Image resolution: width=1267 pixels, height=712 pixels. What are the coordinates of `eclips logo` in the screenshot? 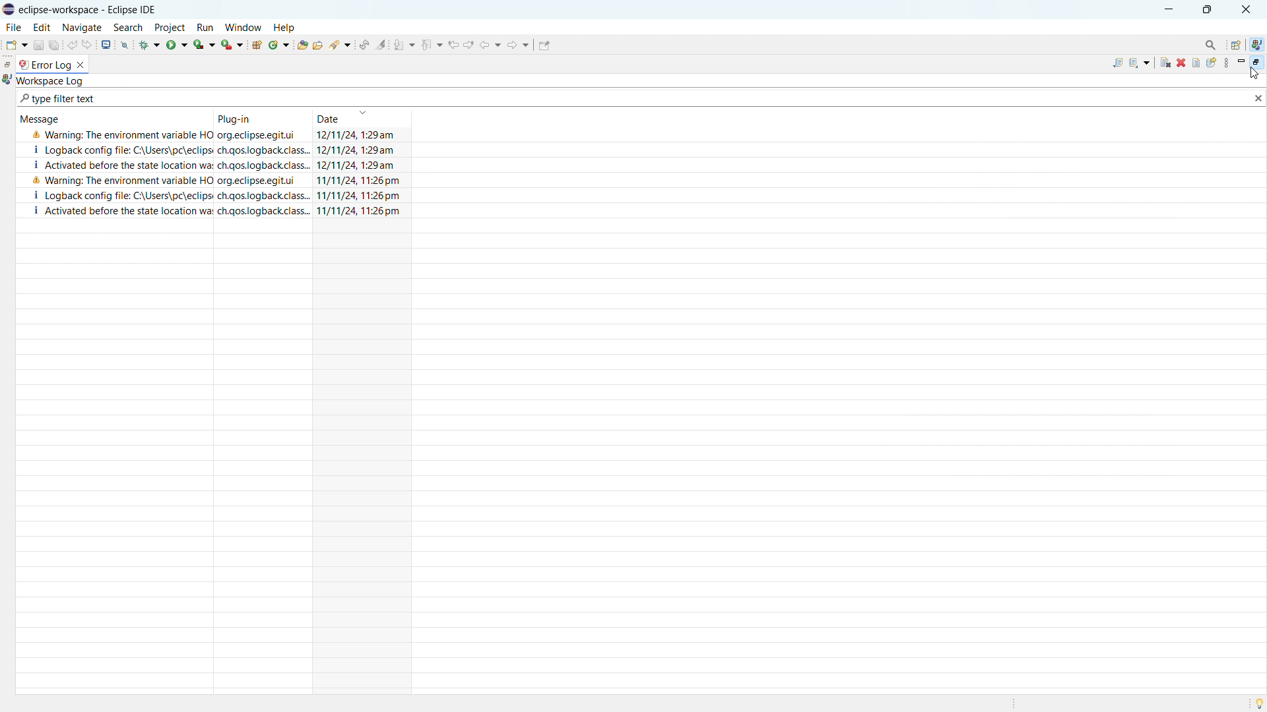 It's located at (9, 10).